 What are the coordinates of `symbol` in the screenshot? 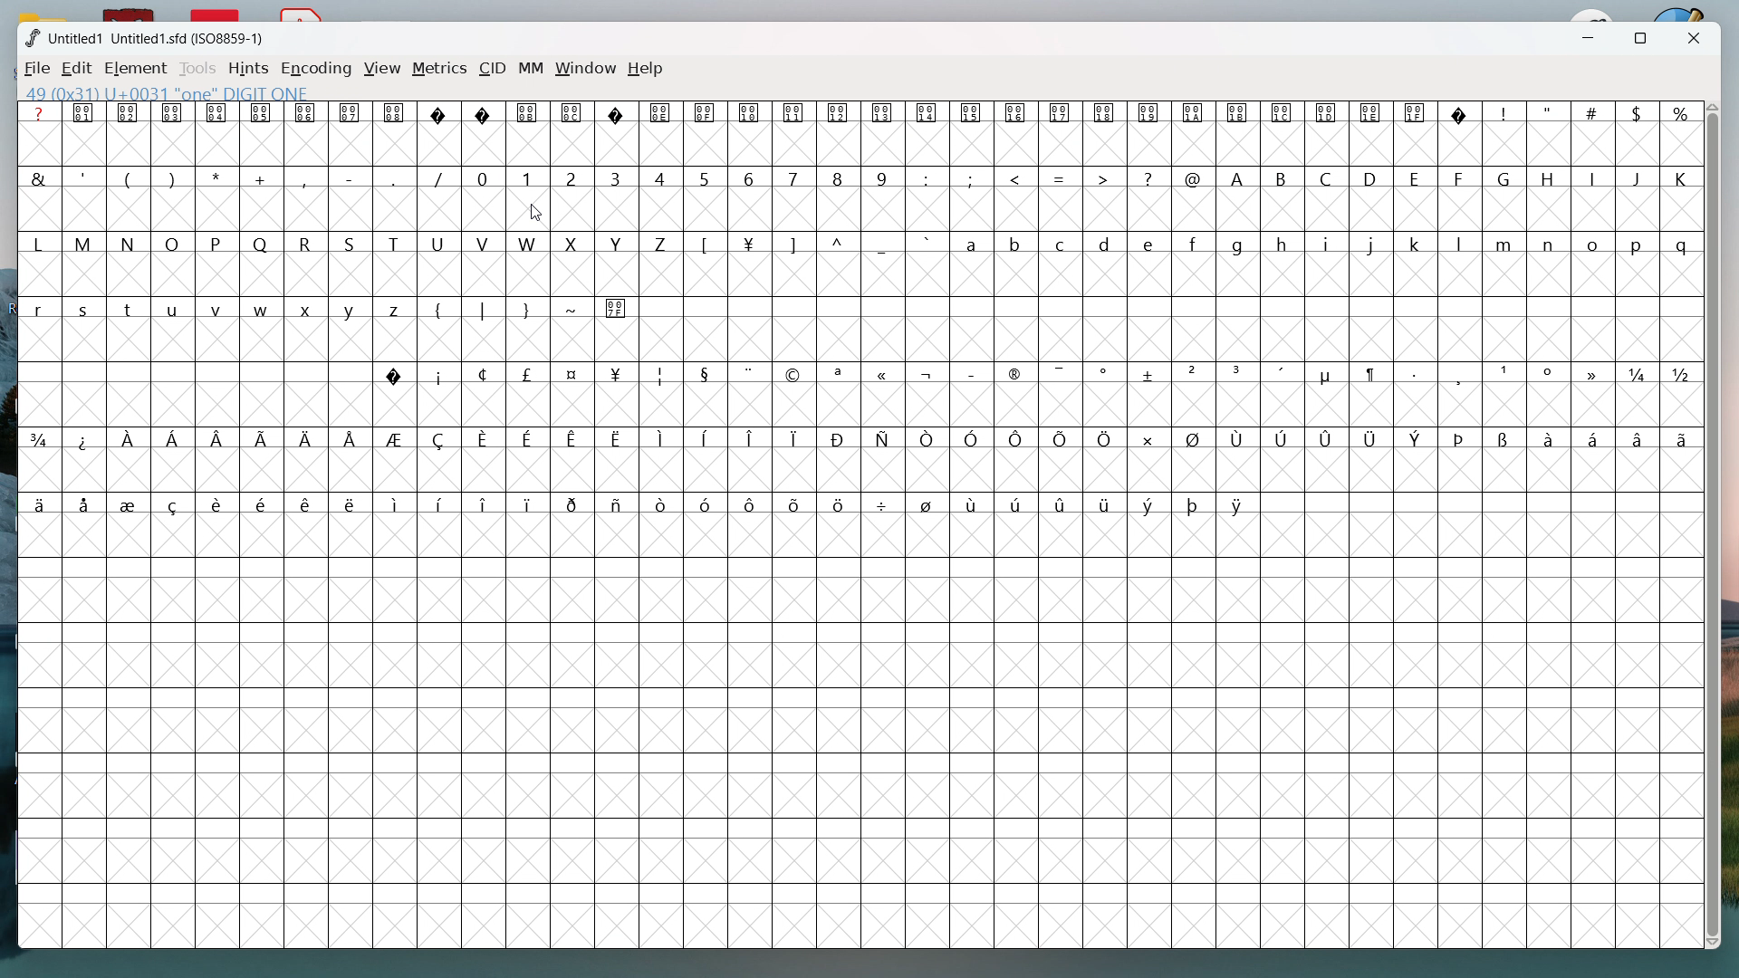 It's located at (1590, 436).